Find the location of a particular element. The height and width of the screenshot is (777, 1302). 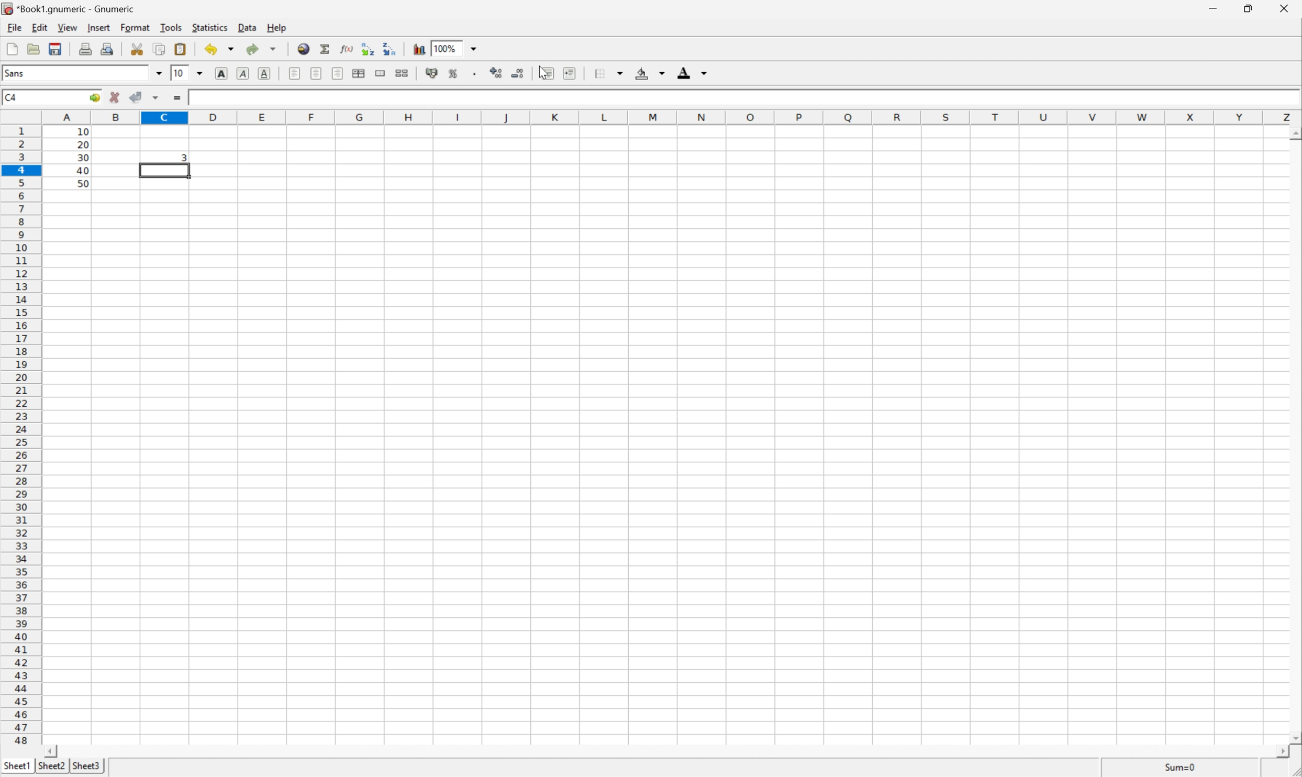

Format the selection as percentage is located at coordinates (453, 71).